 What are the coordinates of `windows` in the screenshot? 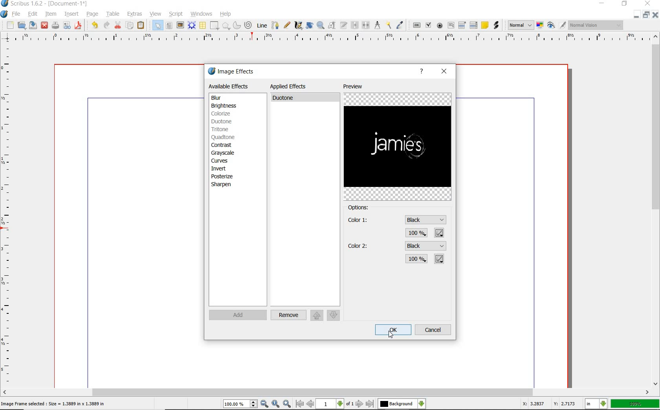 It's located at (202, 14).